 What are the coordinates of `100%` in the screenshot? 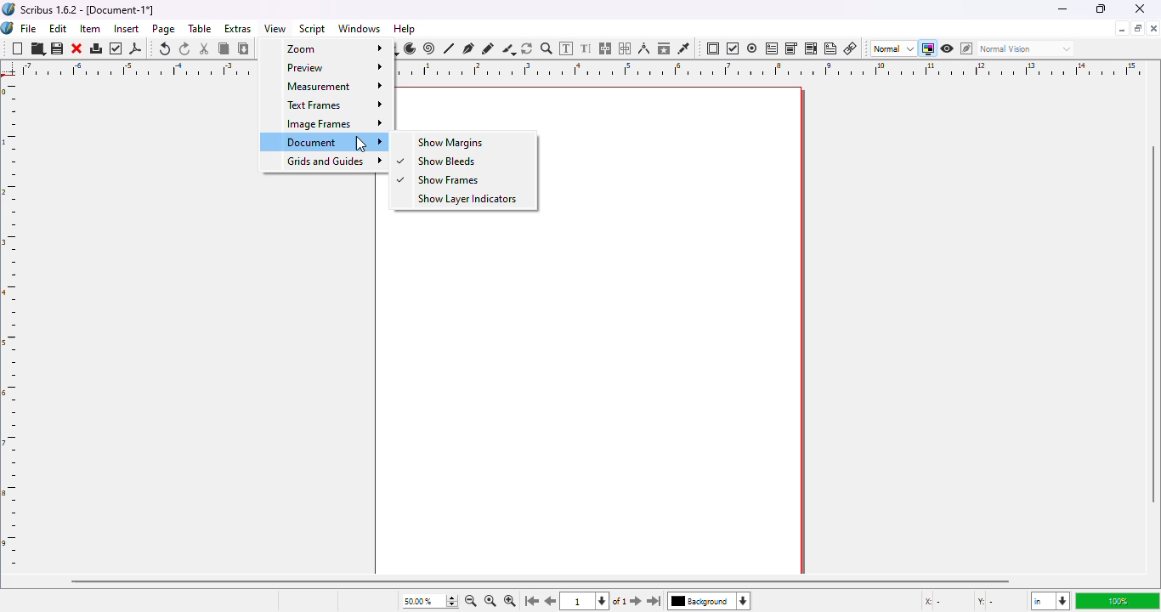 It's located at (1114, 601).